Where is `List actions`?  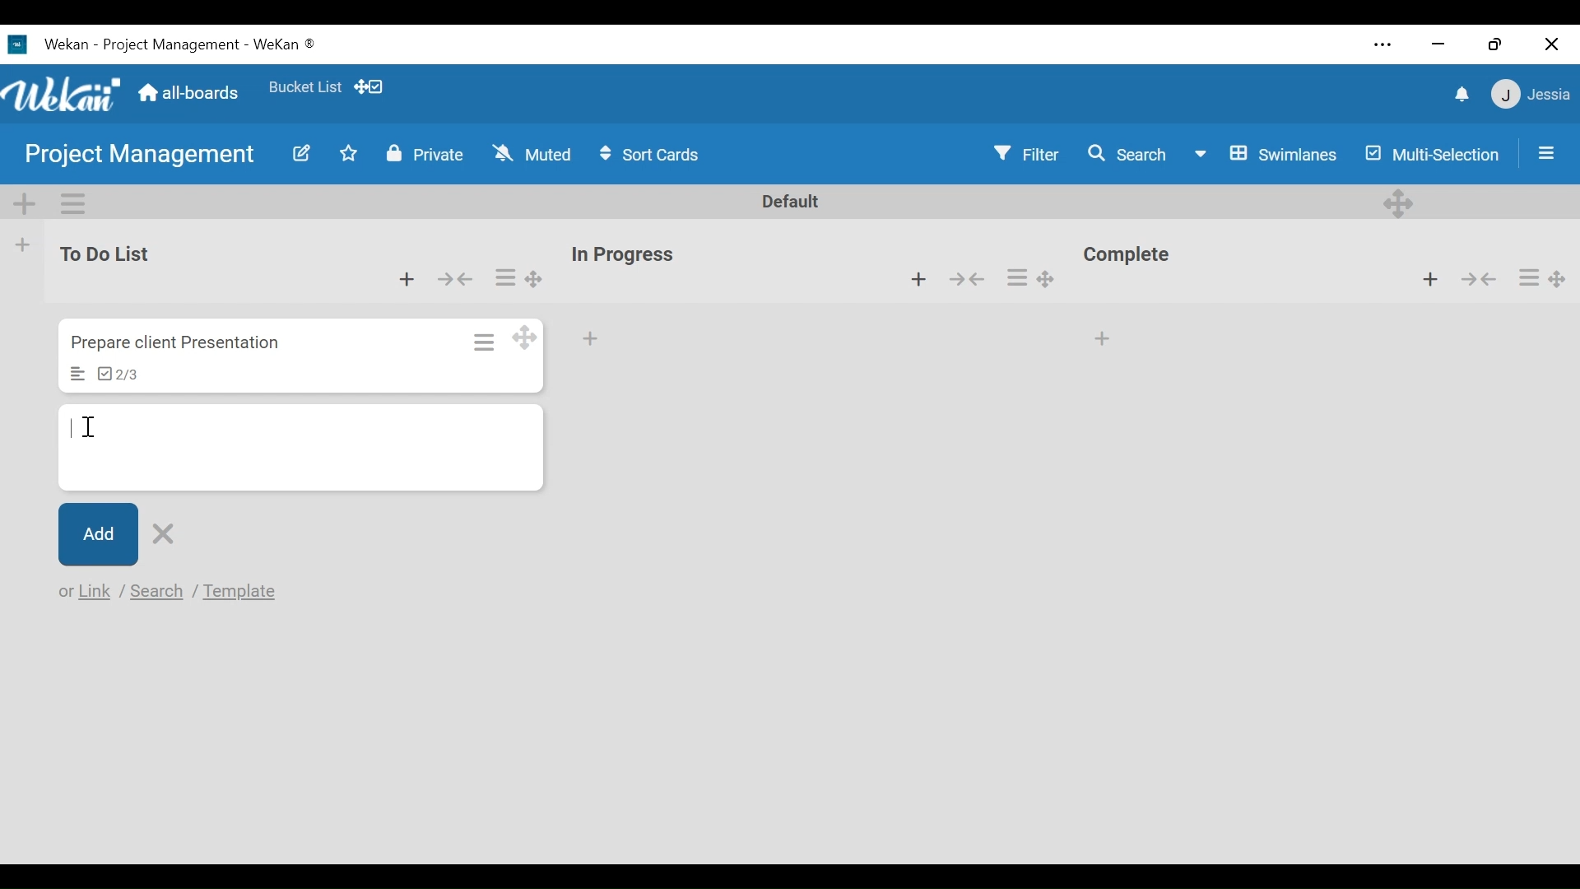
List actions is located at coordinates (72, 202).